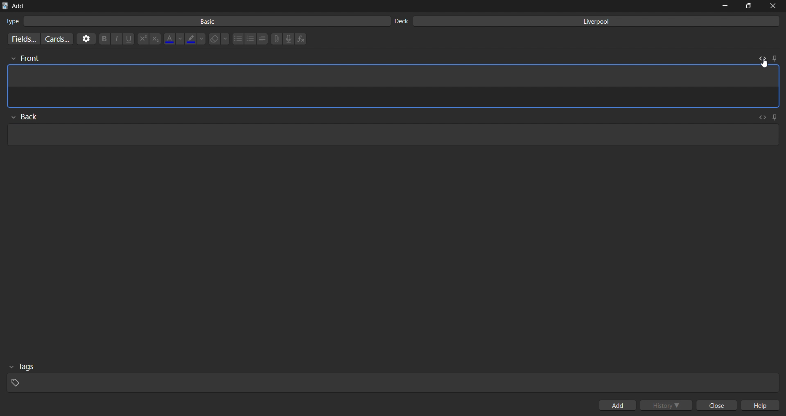 This screenshot has width=786, height=416. I want to click on bold, so click(103, 39).